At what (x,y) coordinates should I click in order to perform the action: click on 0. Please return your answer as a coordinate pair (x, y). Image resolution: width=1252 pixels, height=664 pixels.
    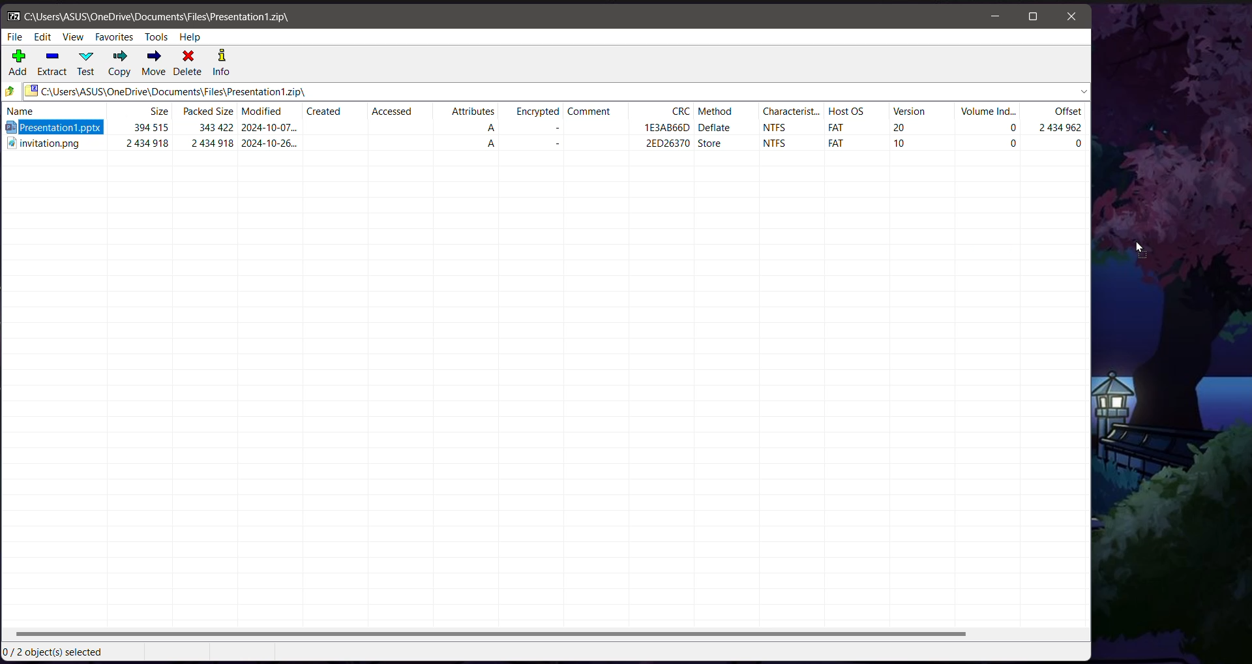
    Looking at the image, I should click on (1010, 143).